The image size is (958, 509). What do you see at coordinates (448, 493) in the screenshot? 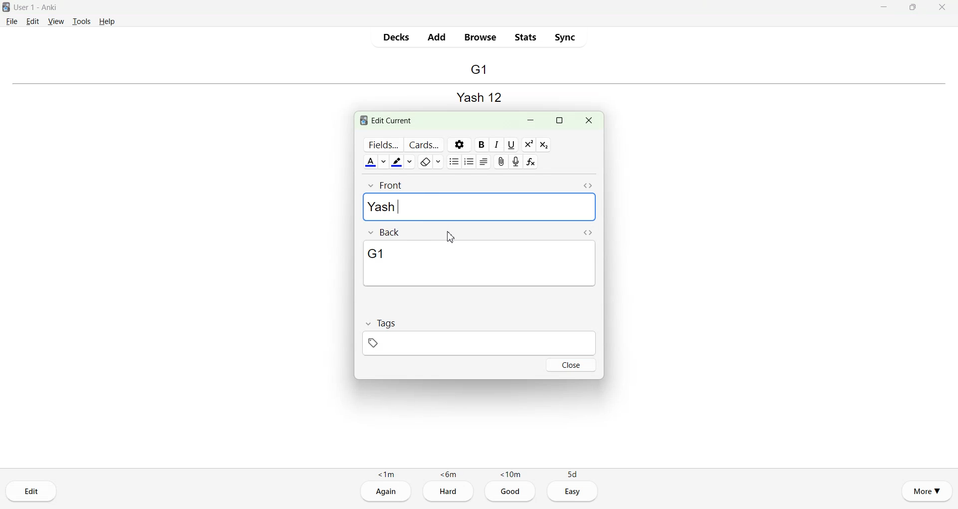
I see `Hard` at bounding box center [448, 493].